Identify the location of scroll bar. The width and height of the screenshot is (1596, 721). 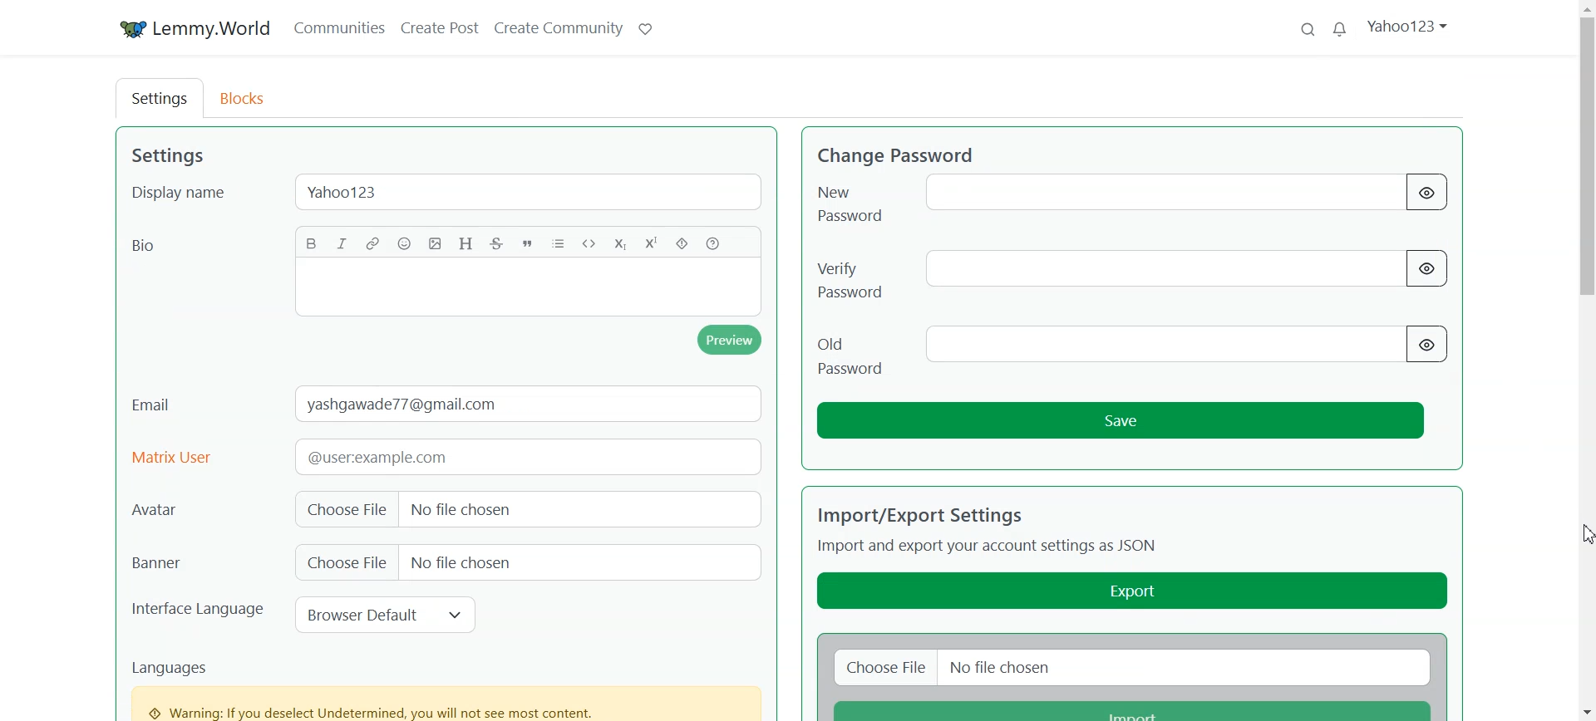
(1586, 360).